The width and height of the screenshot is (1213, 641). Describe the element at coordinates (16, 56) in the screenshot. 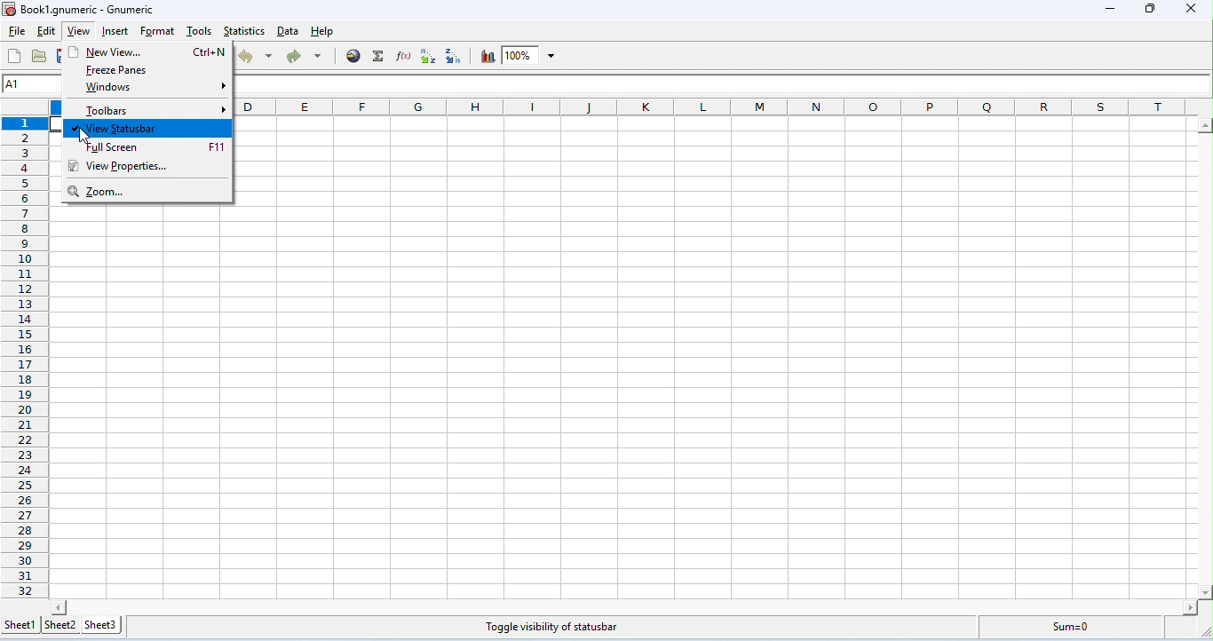

I see `new` at that location.